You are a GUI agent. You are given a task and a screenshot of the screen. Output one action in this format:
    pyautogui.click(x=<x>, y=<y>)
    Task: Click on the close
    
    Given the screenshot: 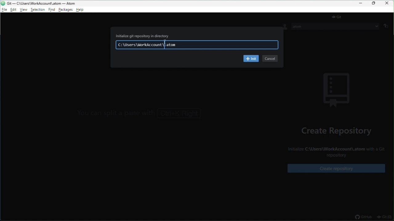 What is the action you would take?
    pyautogui.click(x=388, y=3)
    